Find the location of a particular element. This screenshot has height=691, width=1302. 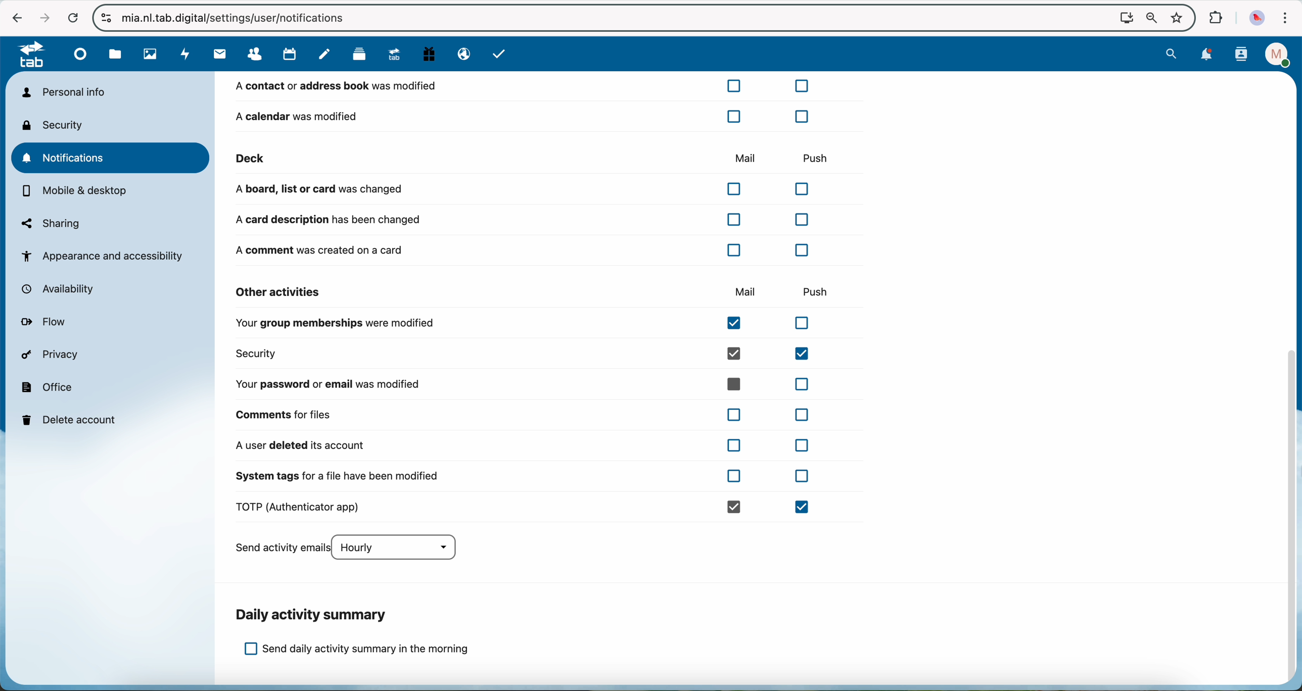

a calendar was modified is located at coordinates (522, 116).